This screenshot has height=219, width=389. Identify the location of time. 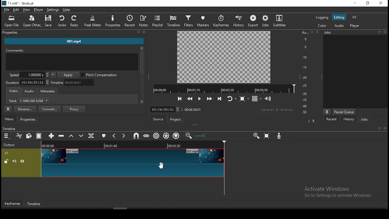
(276, 110).